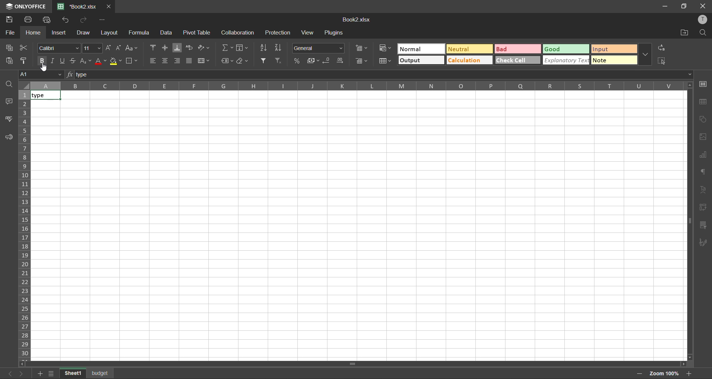 The height and width of the screenshot is (379, 712). I want to click on format as table , so click(386, 61).